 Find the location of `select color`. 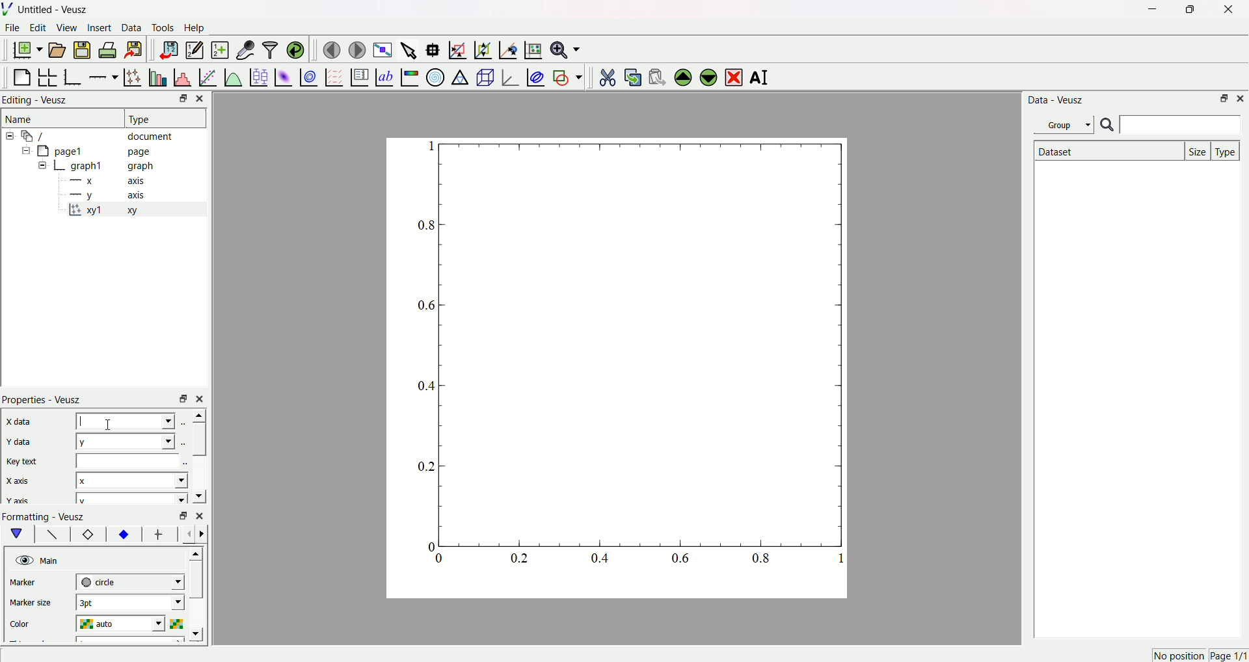

select color is located at coordinates (179, 622).